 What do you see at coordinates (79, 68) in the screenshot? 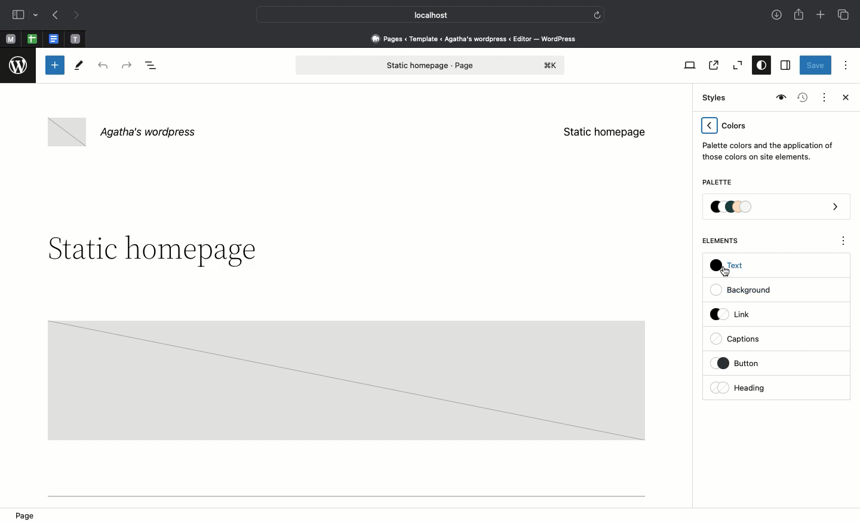
I see `Tools` at bounding box center [79, 68].